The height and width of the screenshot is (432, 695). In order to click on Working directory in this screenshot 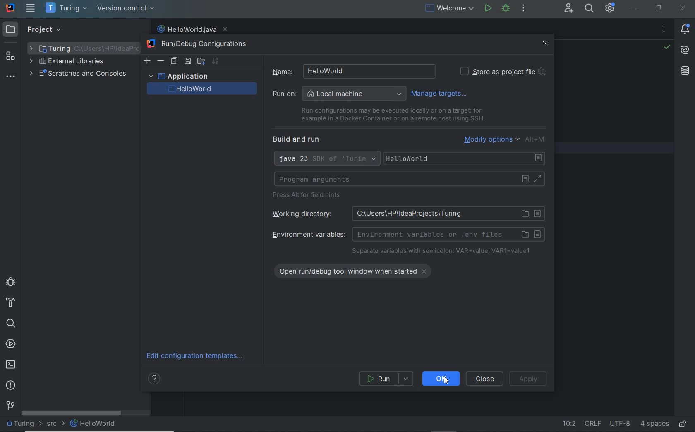, I will do `click(405, 213)`.